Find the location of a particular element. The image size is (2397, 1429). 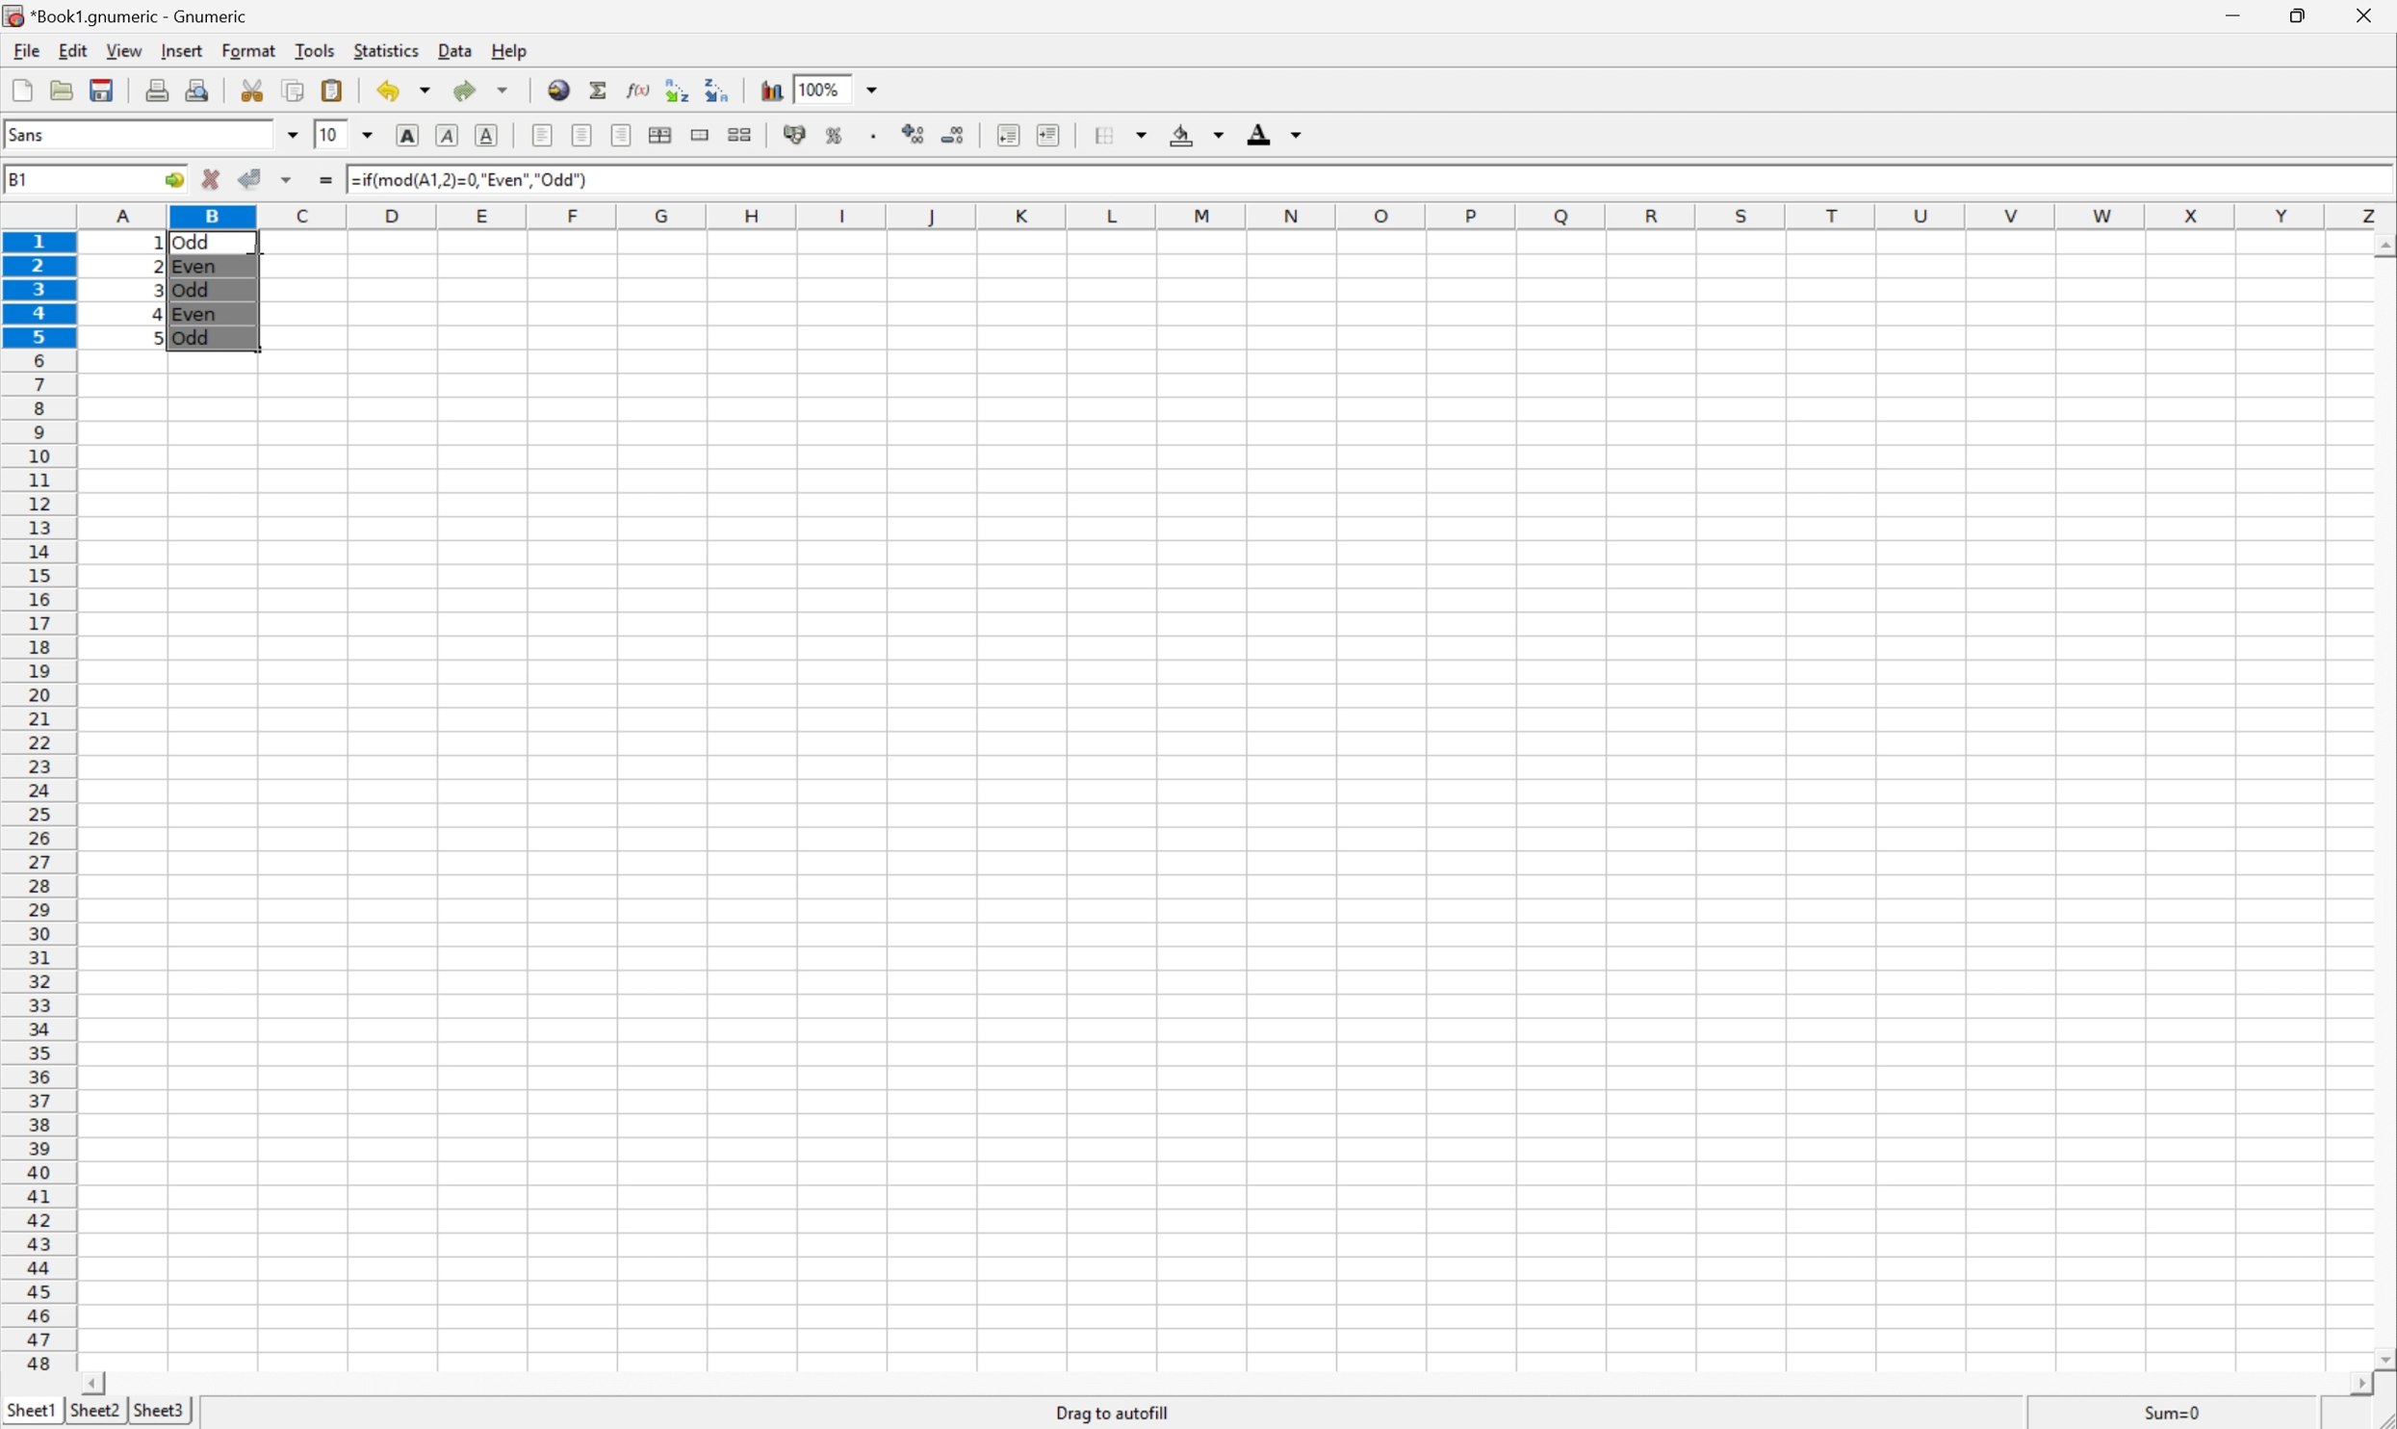

Drop Down is located at coordinates (296, 133).